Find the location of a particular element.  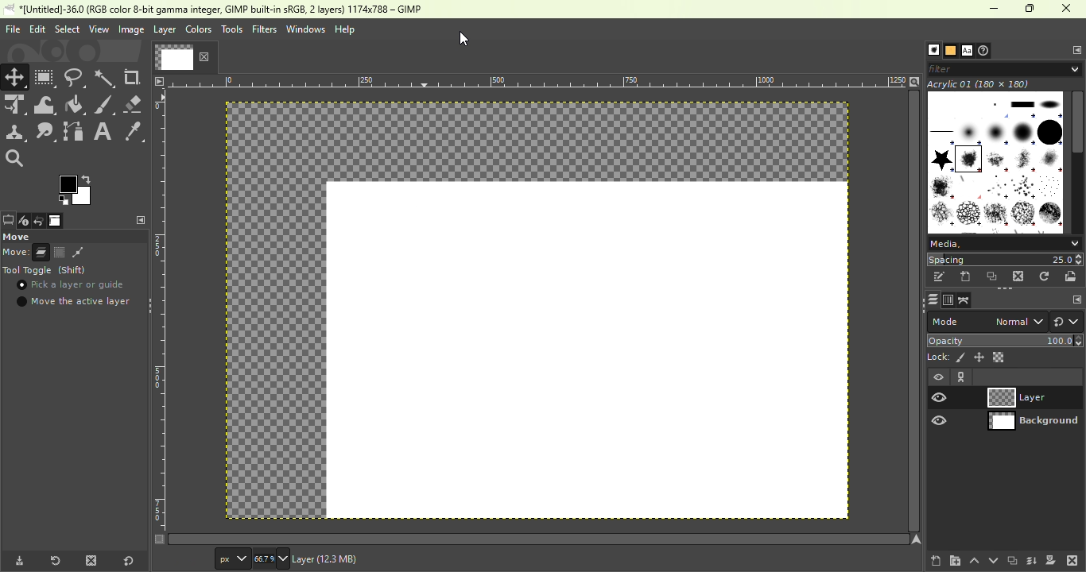

Restore tool preset is located at coordinates (53, 561).